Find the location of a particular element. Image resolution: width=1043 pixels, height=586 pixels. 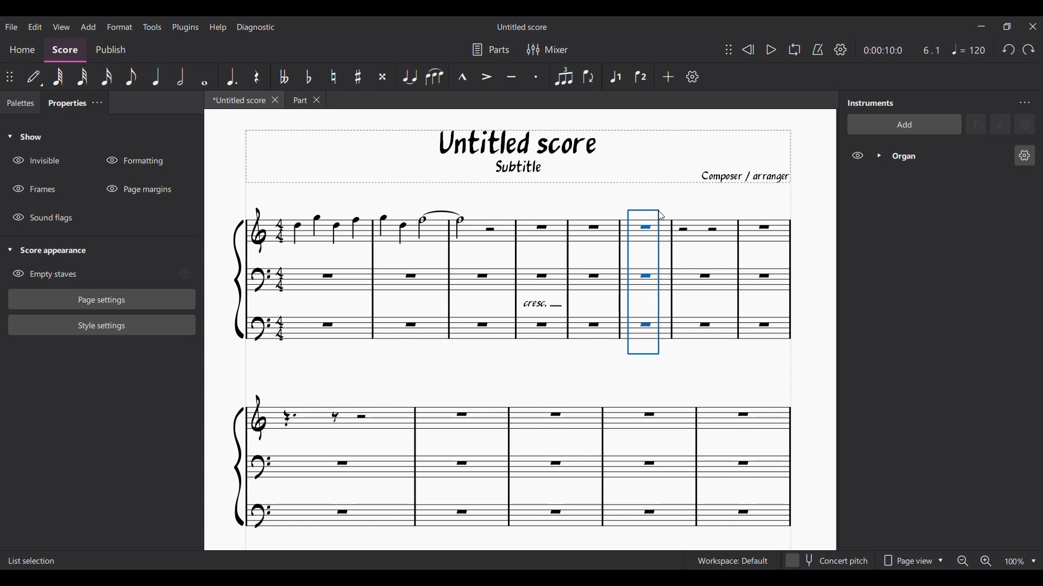

Earlier tab is located at coordinates (305, 99).